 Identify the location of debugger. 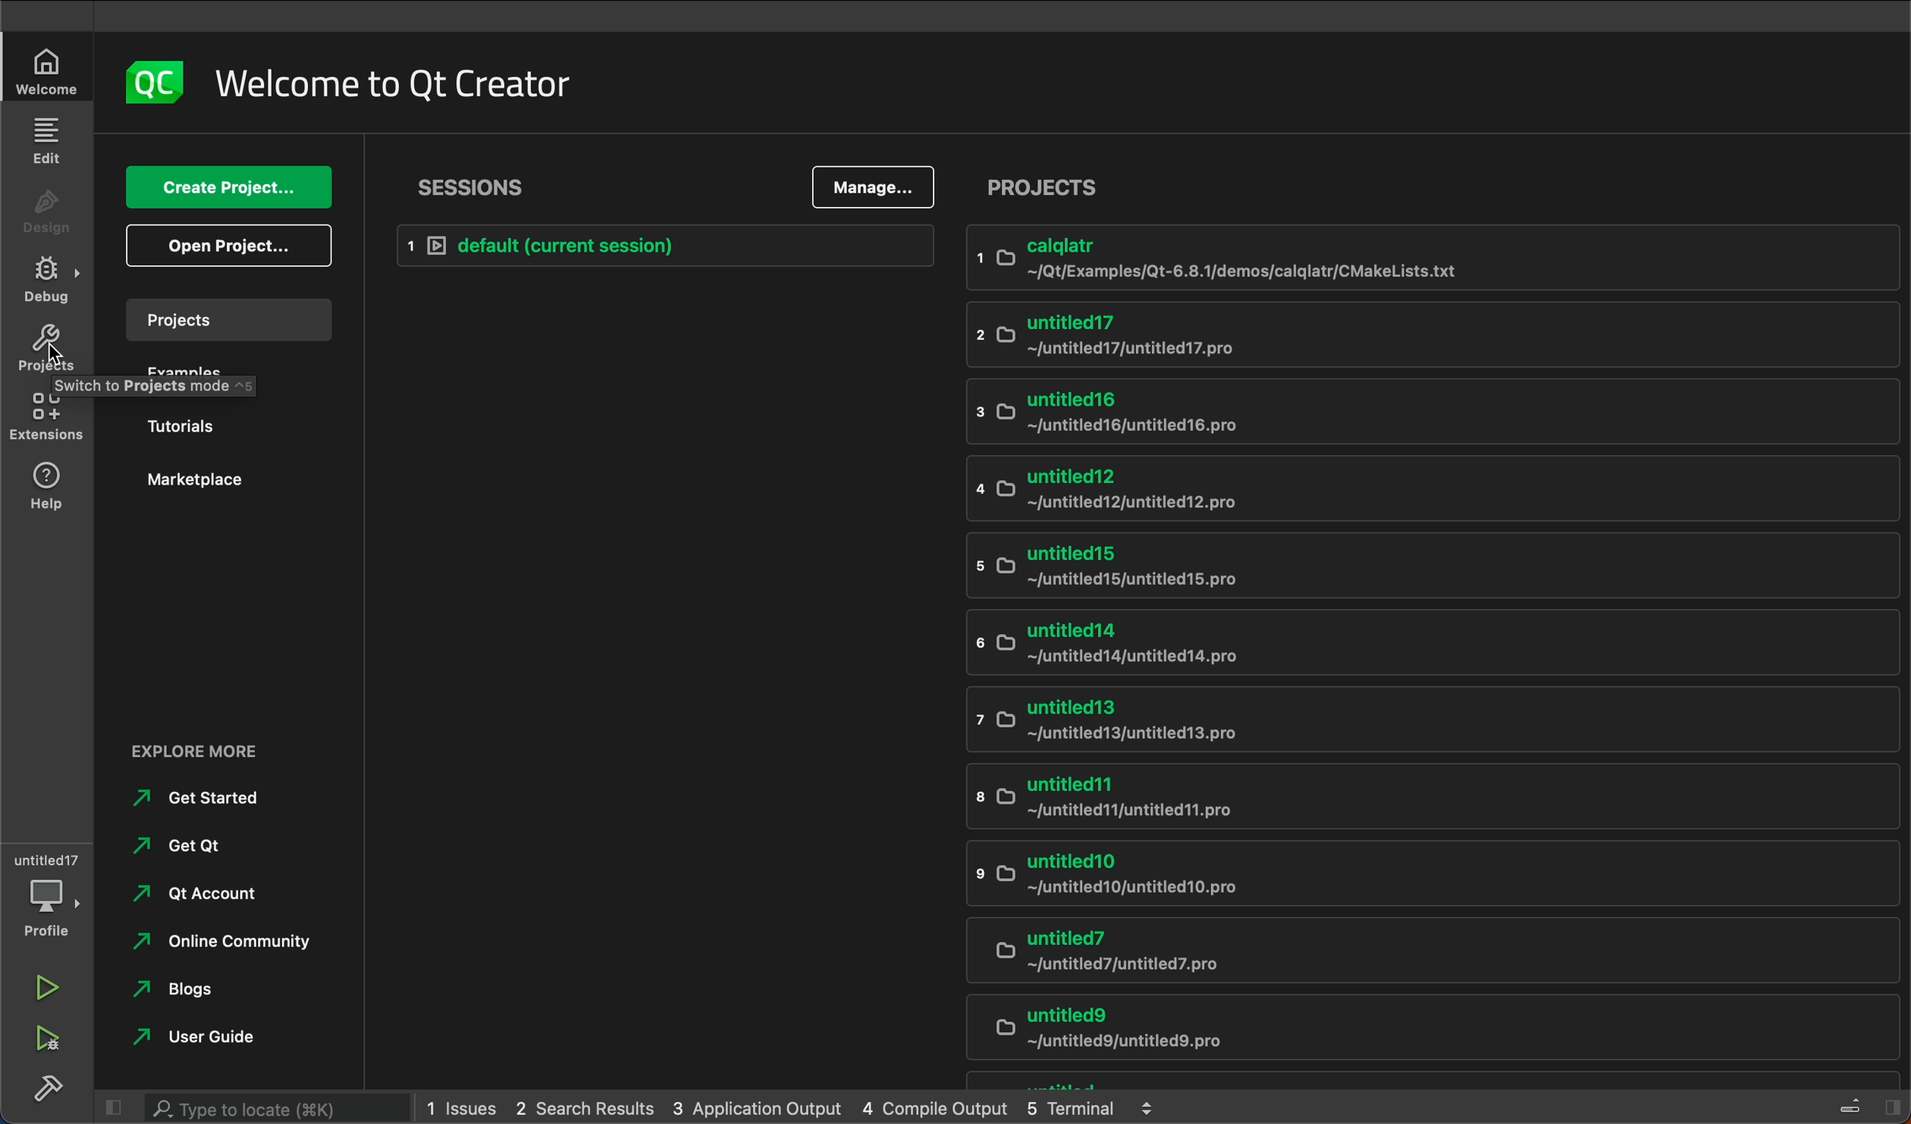
(49, 888).